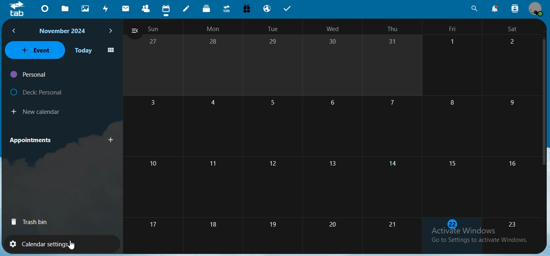  What do you see at coordinates (474, 8) in the screenshot?
I see `search` at bounding box center [474, 8].